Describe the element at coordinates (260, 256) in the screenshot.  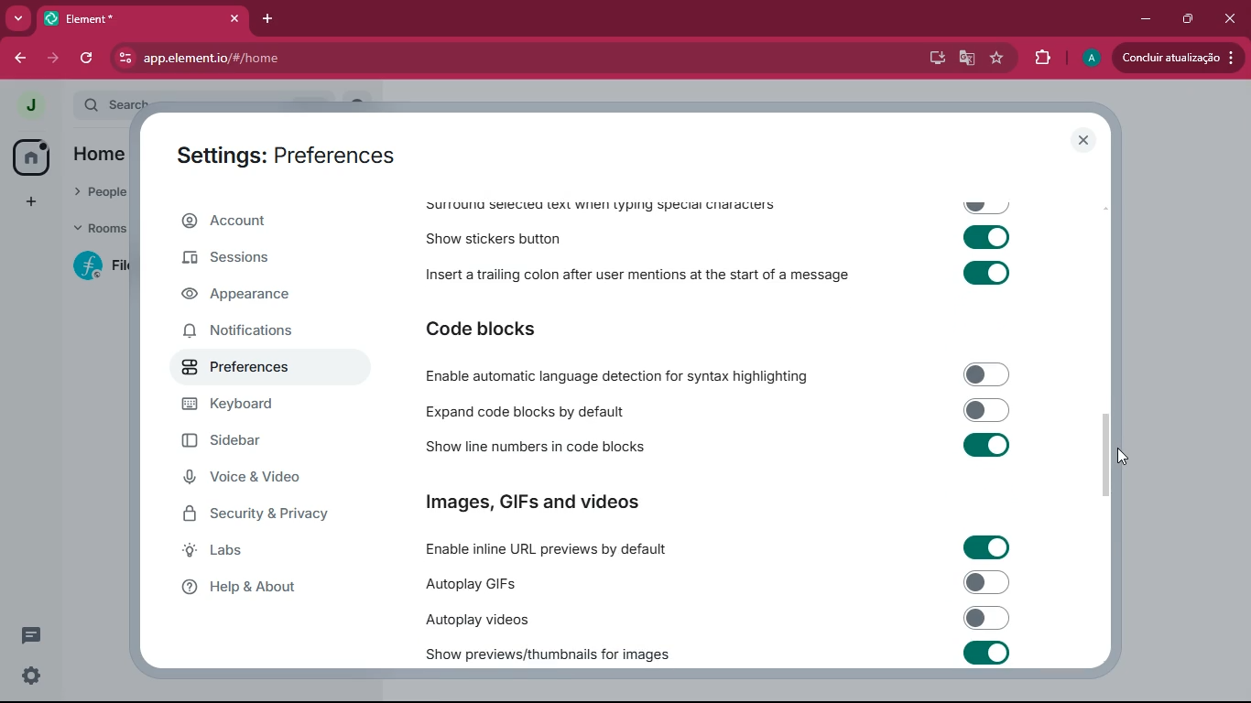
I see `sessions` at that location.